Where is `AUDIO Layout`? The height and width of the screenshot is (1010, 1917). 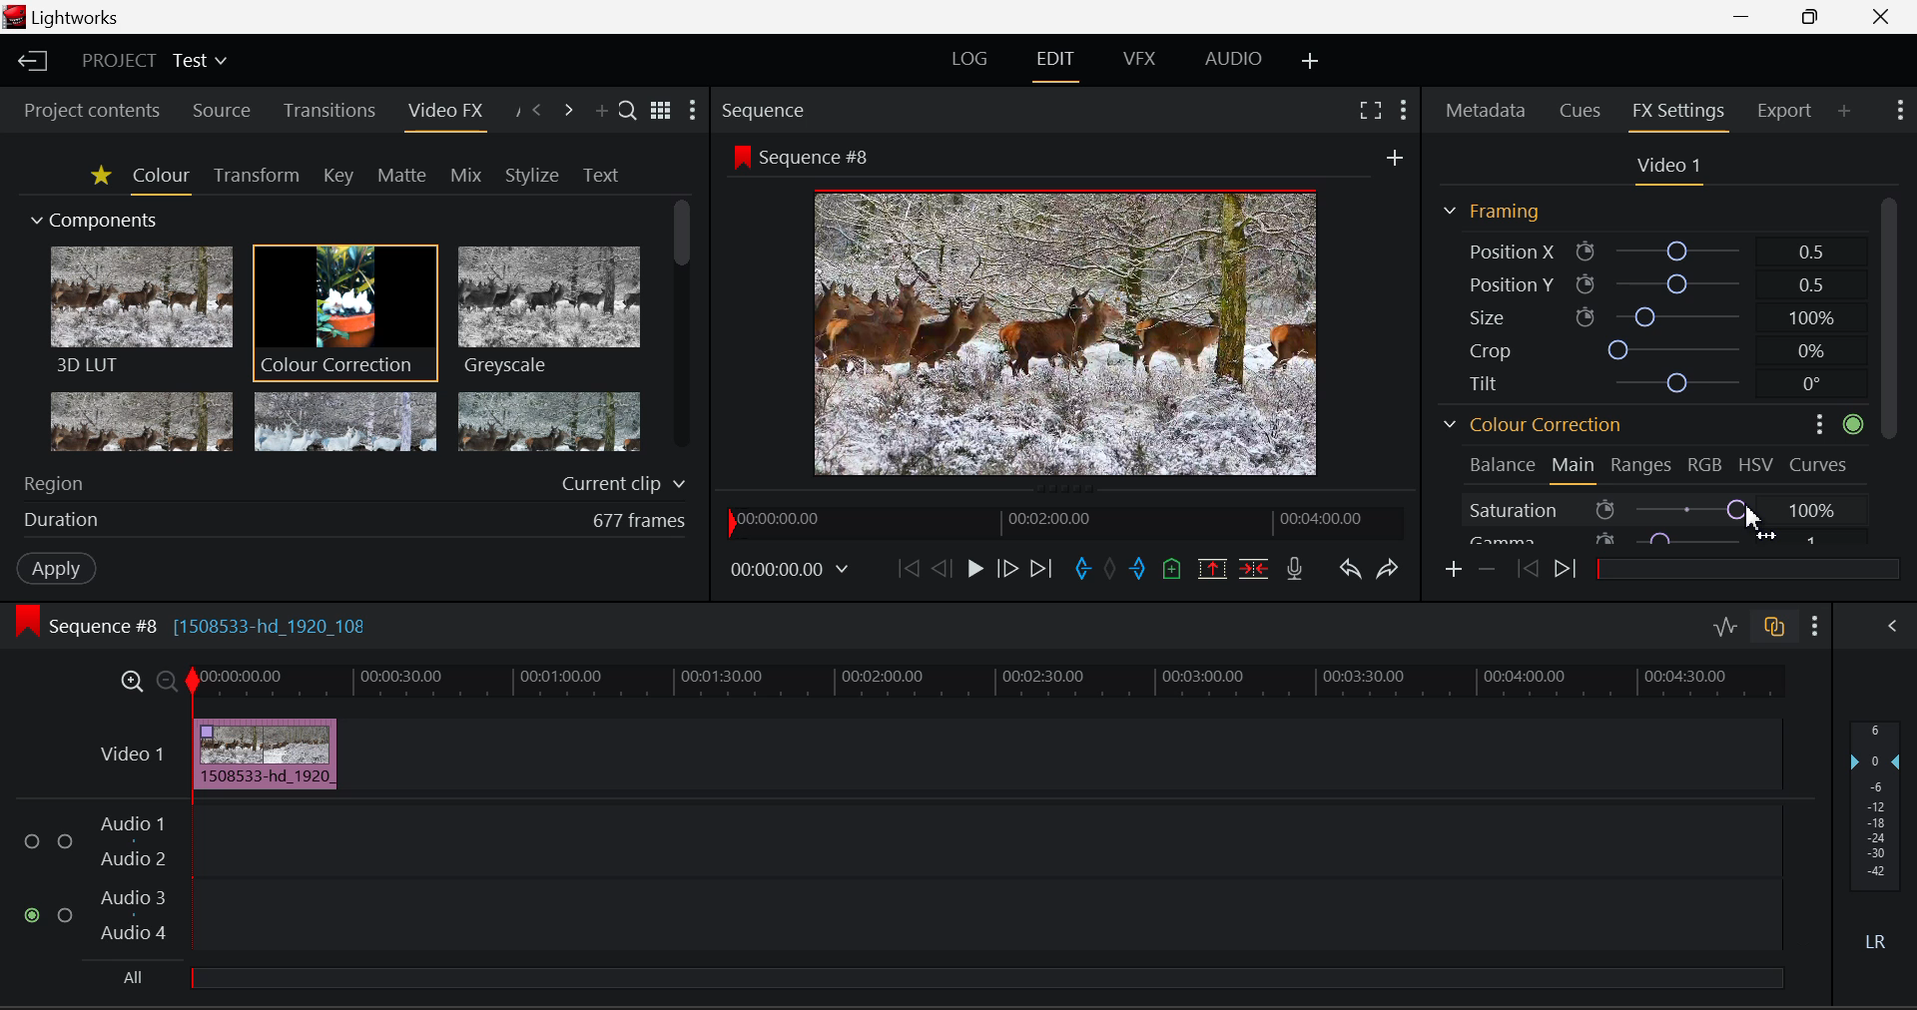 AUDIO Layout is located at coordinates (1226, 61).